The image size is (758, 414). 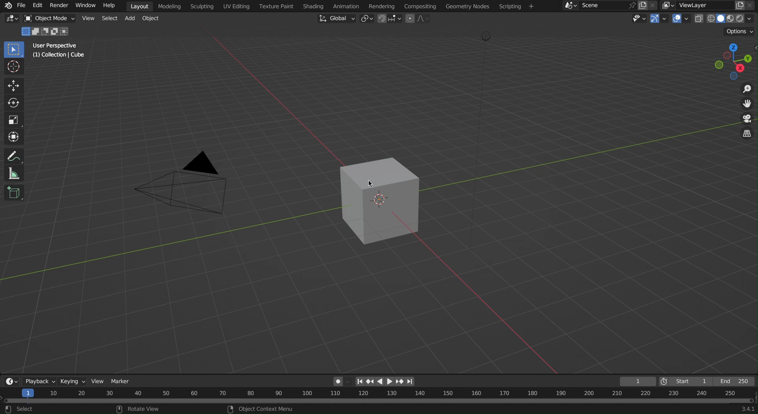 I want to click on Blender, so click(x=6, y=5).